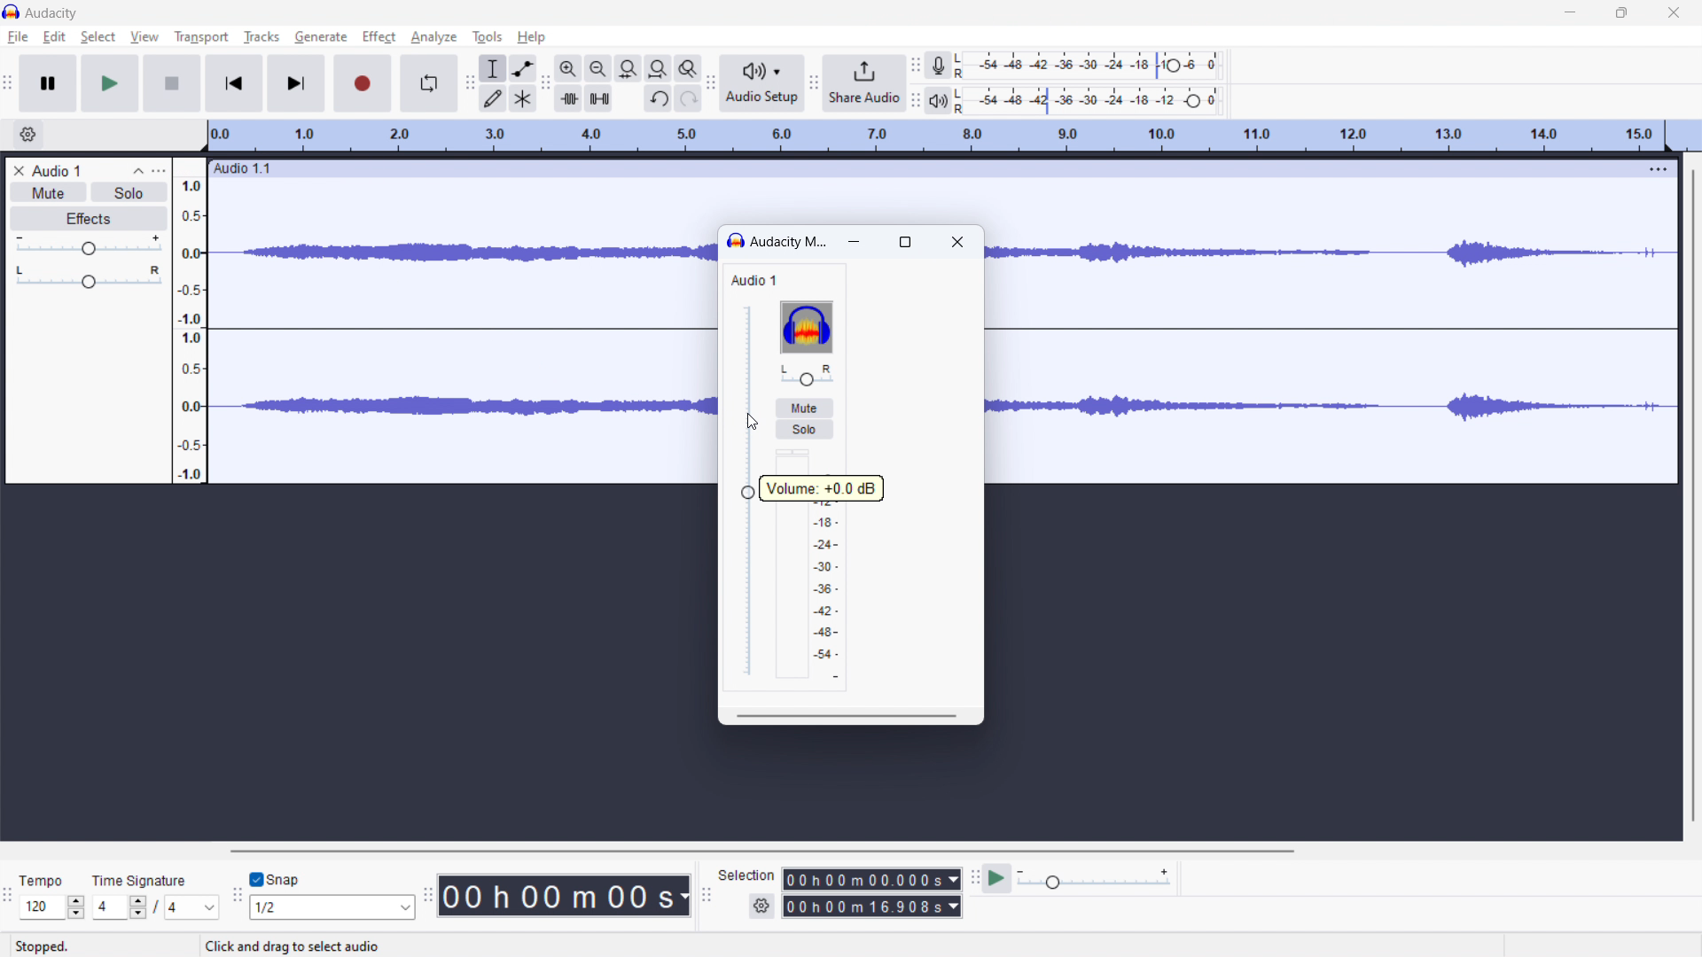 The image size is (1702, 957). I want to click on edit, so click(54, 38).